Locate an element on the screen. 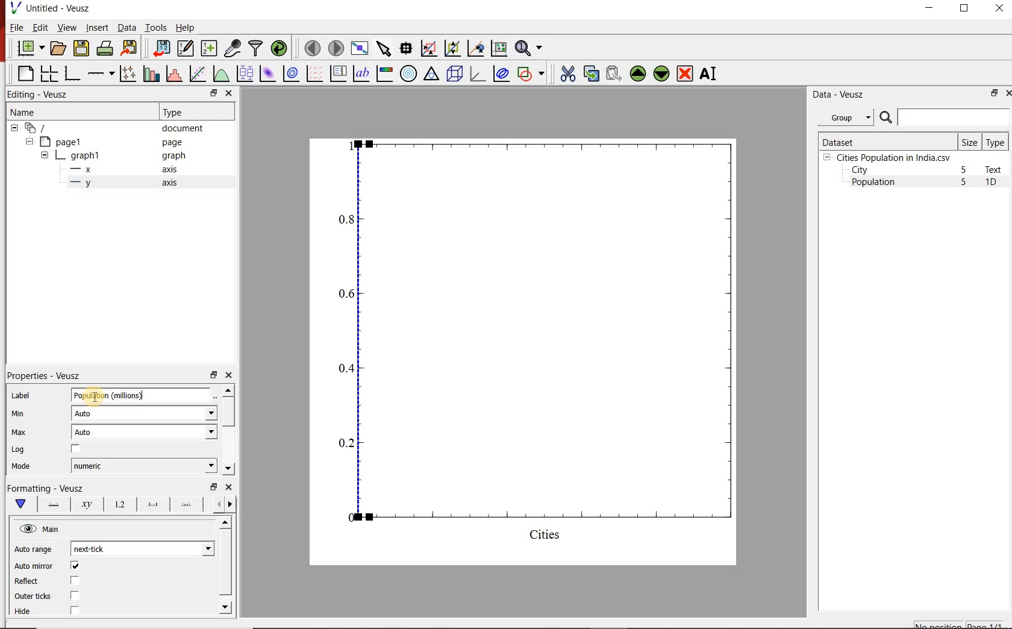 The image size is (1012, 629). click to reset graph axes is located at coordinates (499, 48).